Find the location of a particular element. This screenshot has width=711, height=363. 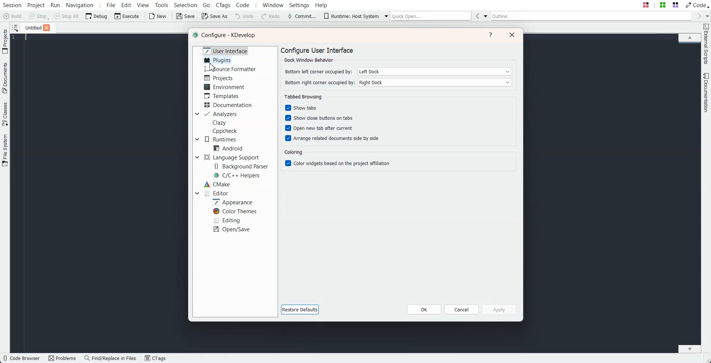

External Scripts is located at coordinates (706, 44).